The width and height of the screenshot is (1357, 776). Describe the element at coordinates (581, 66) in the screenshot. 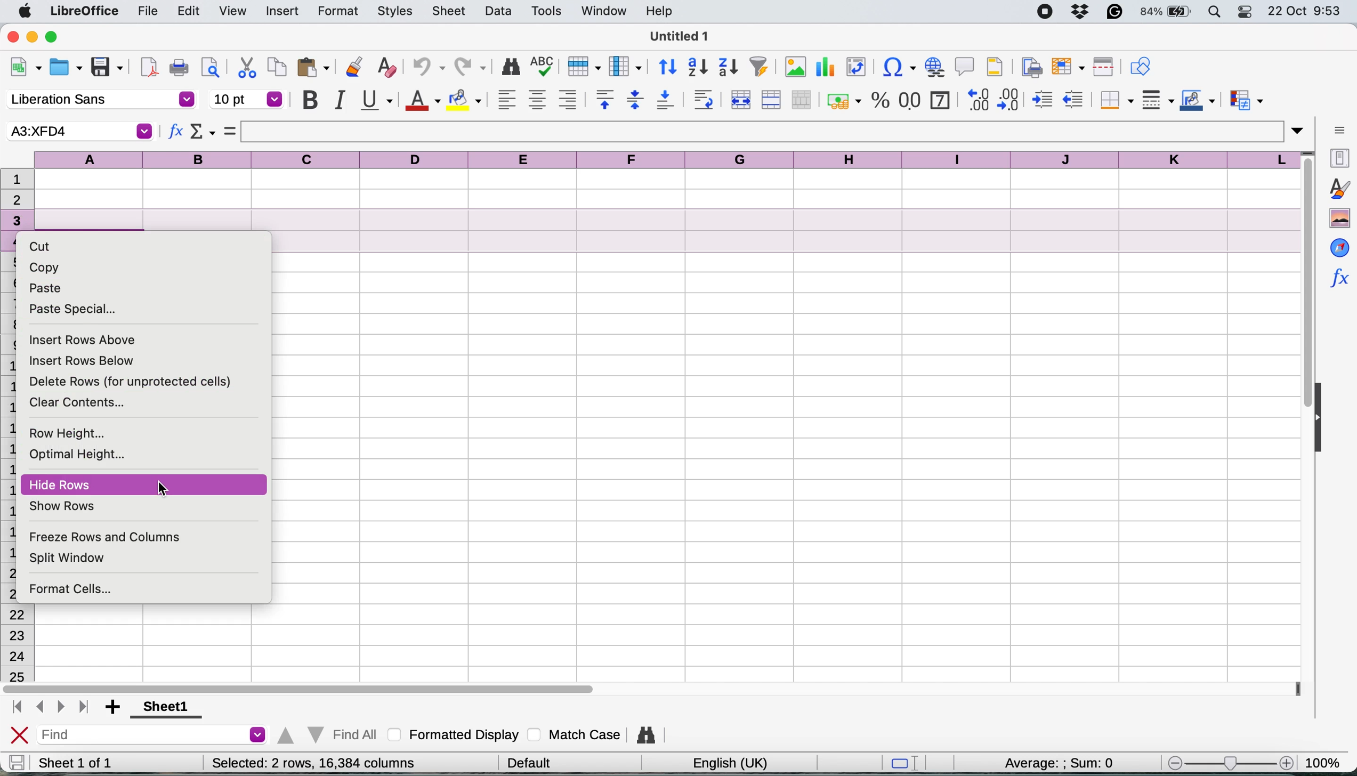

I see `row` at that location.